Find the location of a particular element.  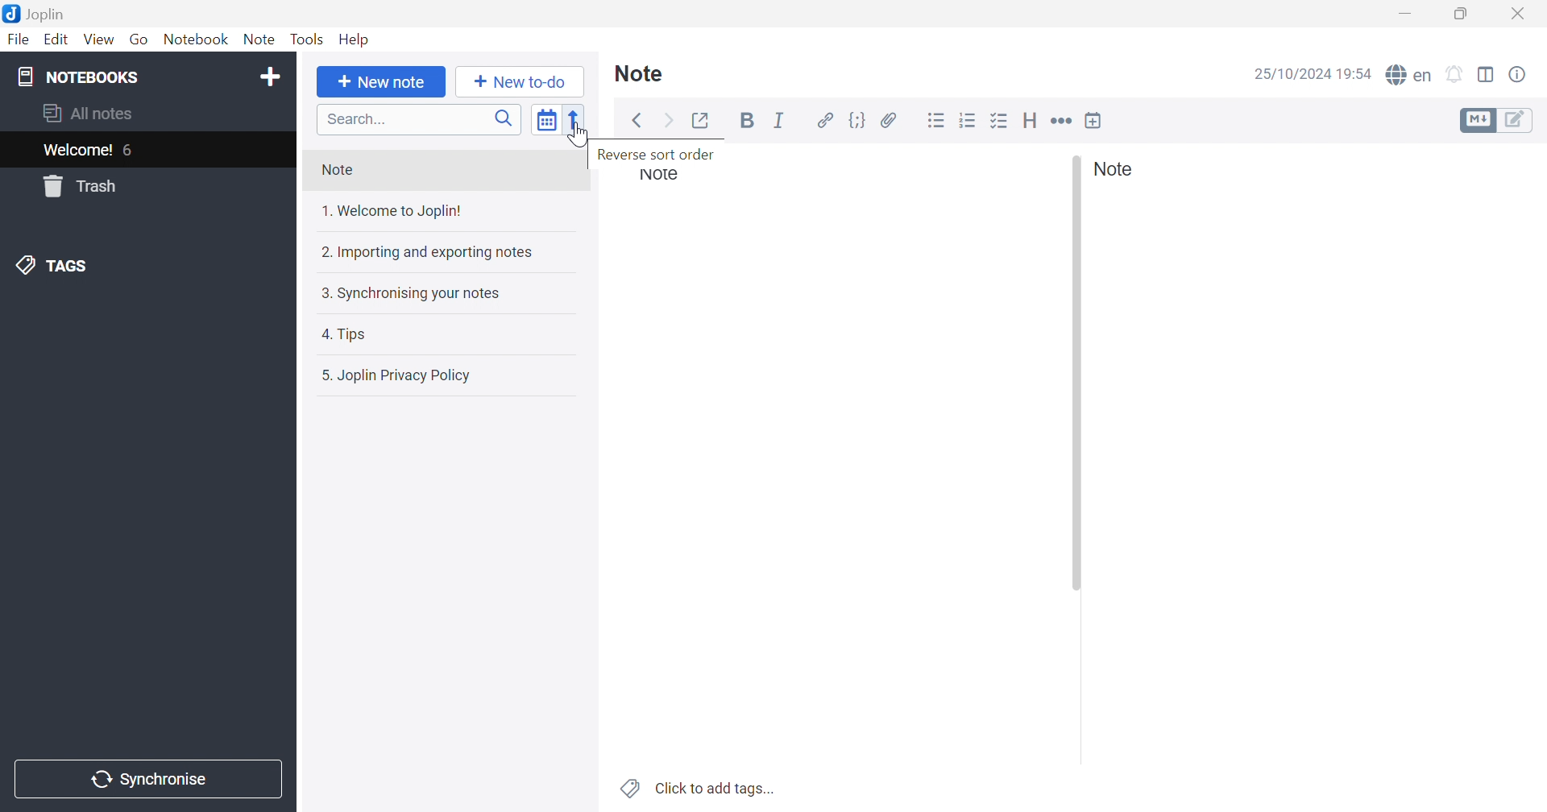

Code is located at coordinates (855, 121).